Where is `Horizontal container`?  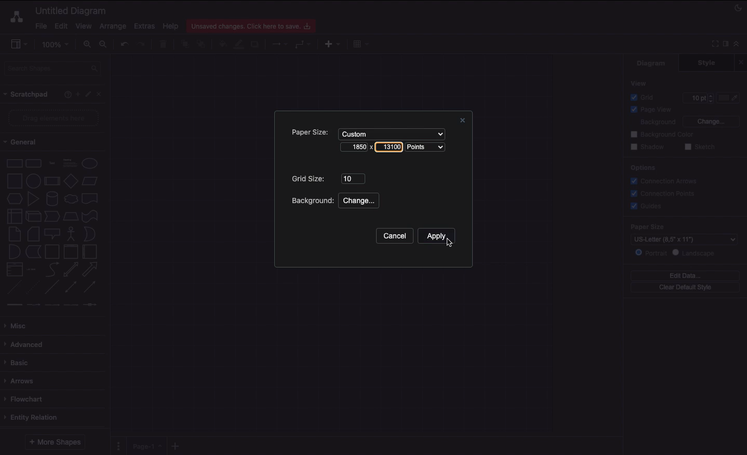
Horizontal container is located at coordinates (90, 251).